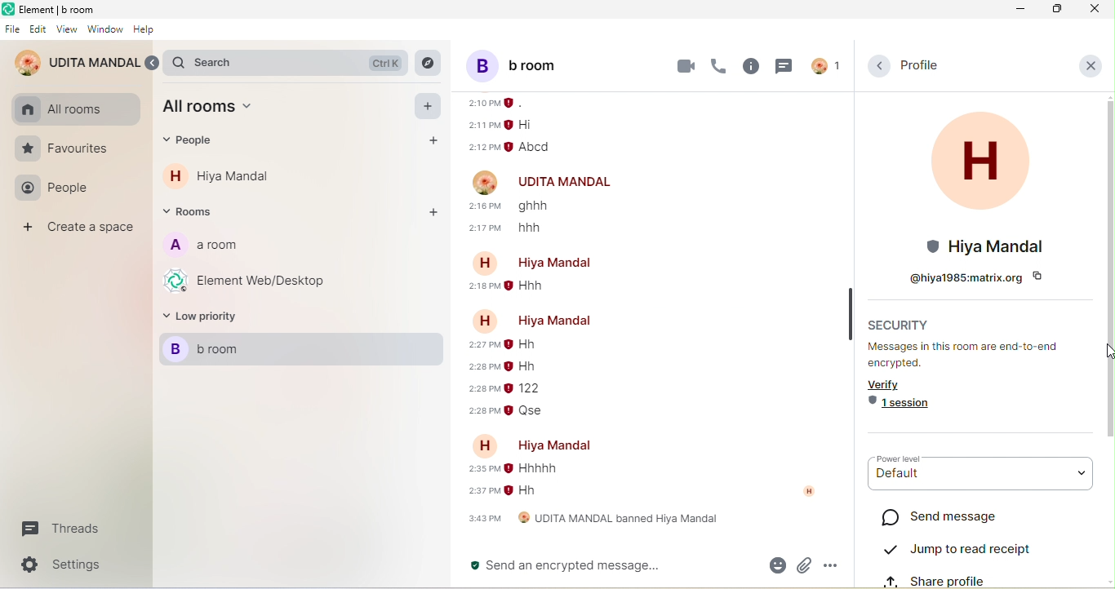  I want to click on hi message , so click(530, 126).